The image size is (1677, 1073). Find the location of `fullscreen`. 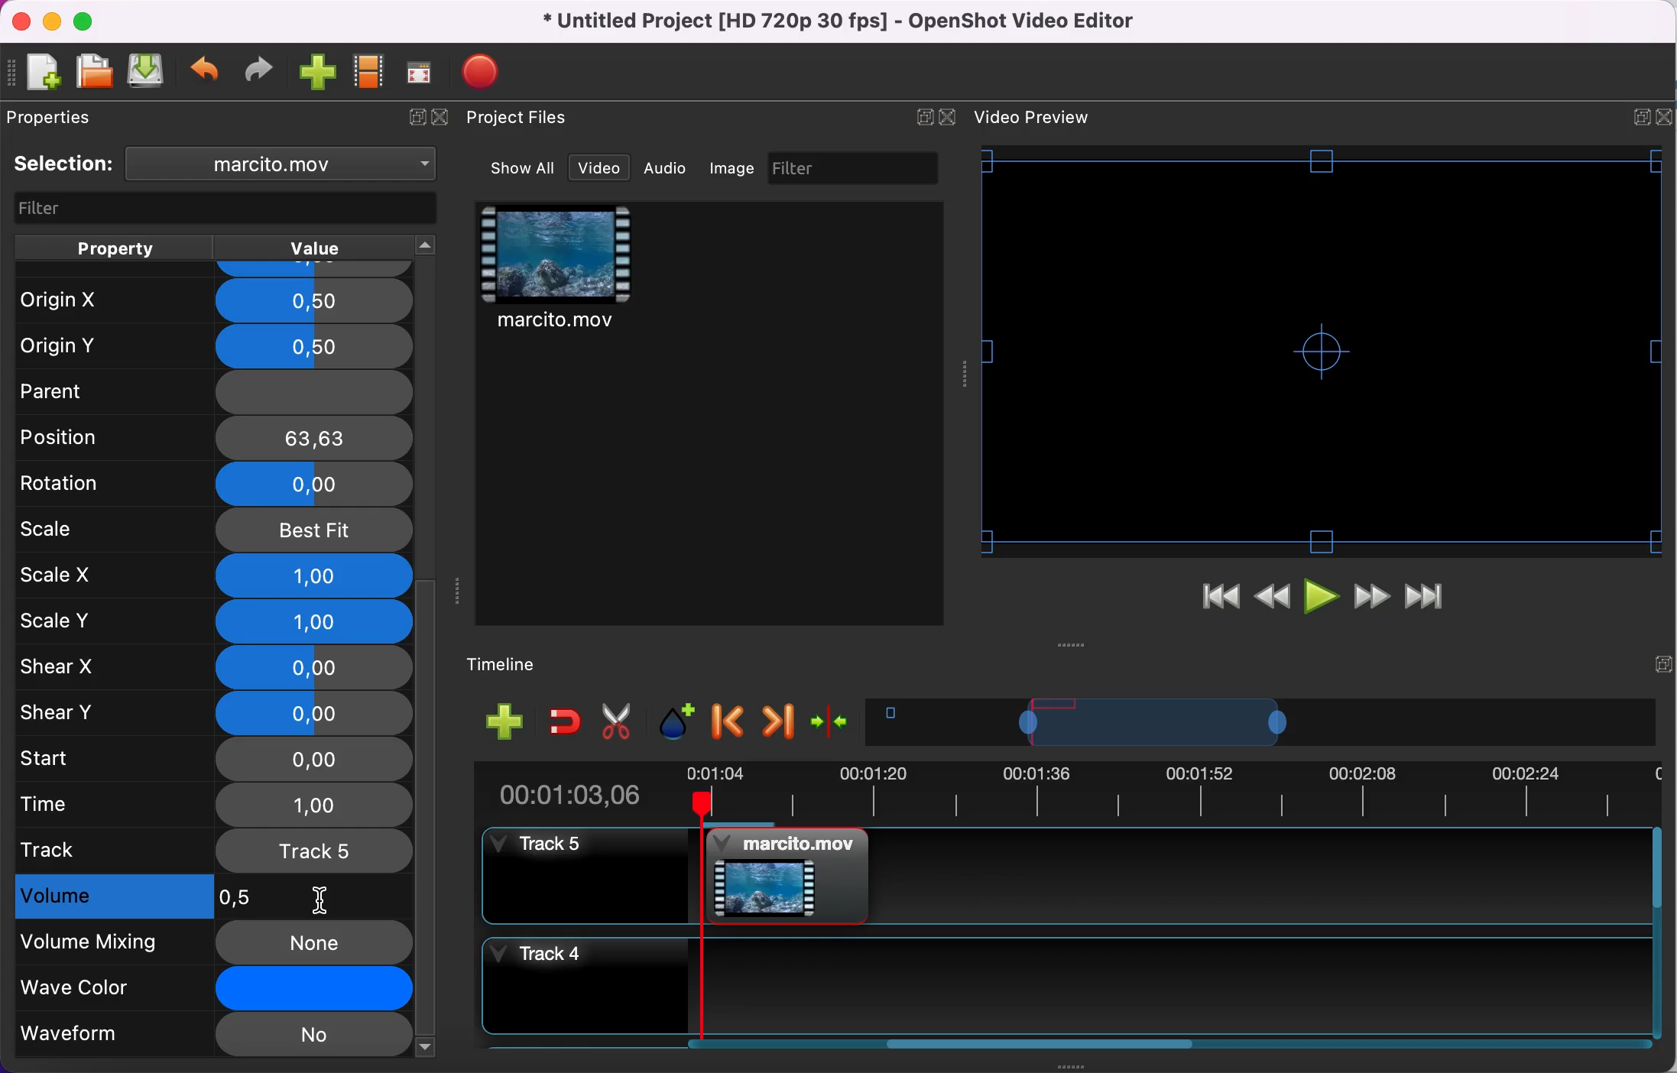

fullscreen is located at coordinates (420, 72).